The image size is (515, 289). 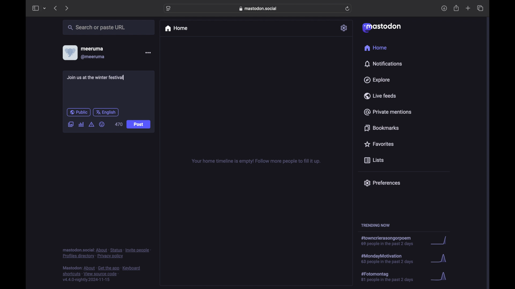 I want to click on footnote, so click(x=102, y=274).